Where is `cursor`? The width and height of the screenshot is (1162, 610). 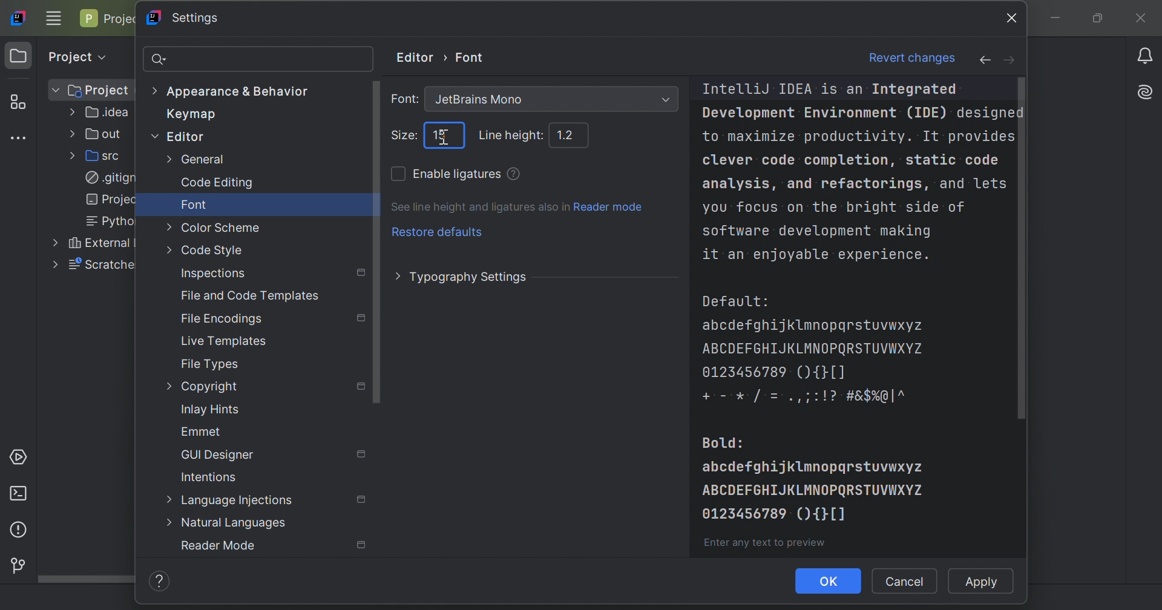 cursor is located at coordinates (444, 134).